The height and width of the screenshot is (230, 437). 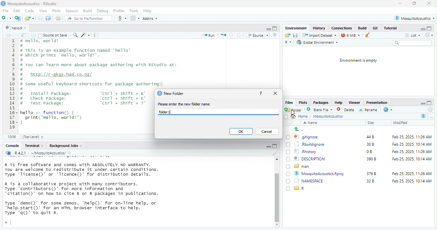 I want to click on save current document, so click(x=34, y=35).